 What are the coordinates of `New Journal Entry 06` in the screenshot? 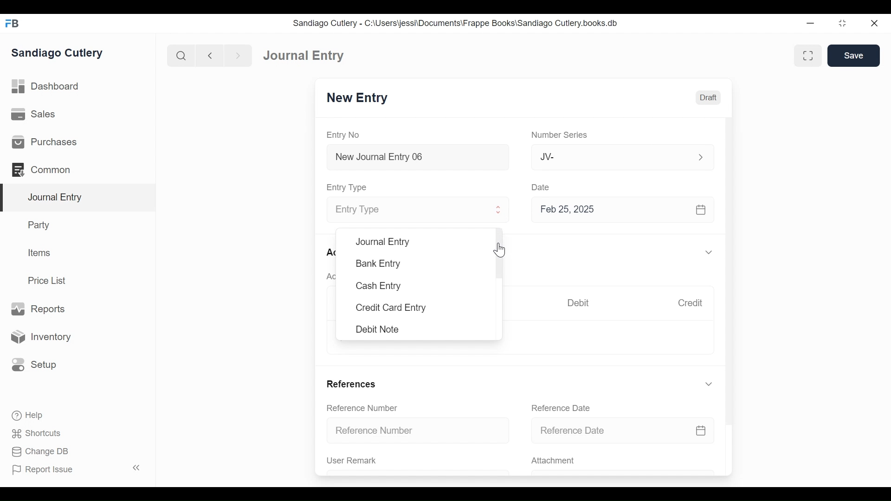 It's located at (416, 158).